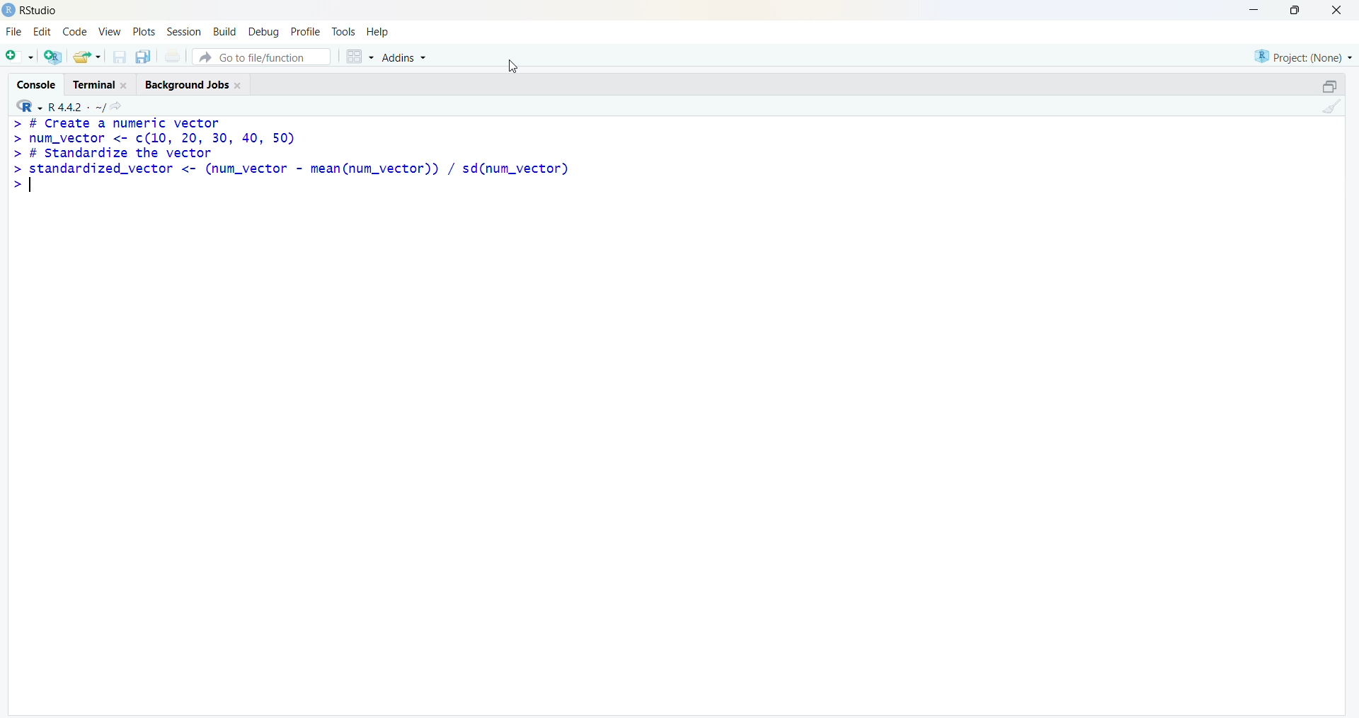  What do you see at coordinates (1338, 10) in the screenshot?
I see `close` at bounding box center [1338, 10].